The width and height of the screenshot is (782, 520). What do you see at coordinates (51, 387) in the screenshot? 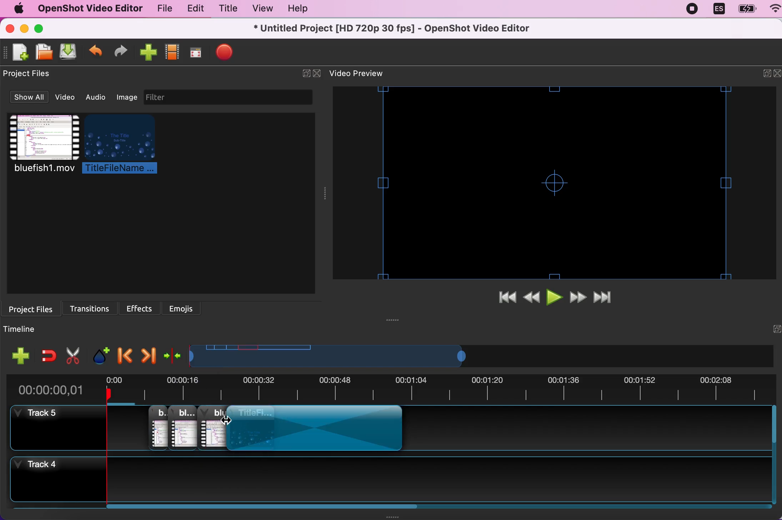
I see `00:00:00,01` at bounding box center [51, 387].